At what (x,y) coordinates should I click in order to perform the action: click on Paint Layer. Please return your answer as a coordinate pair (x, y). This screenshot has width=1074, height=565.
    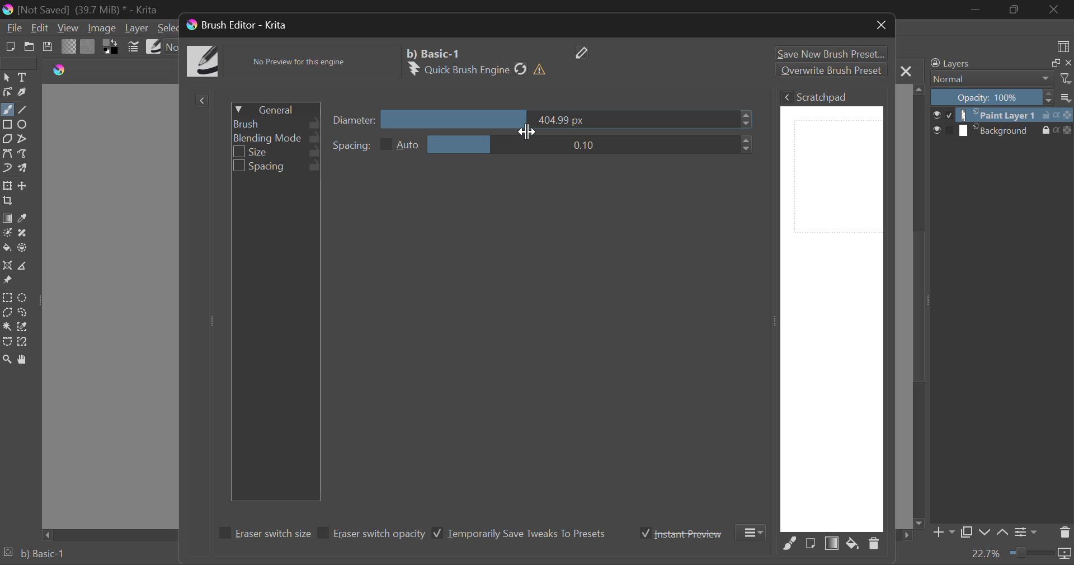
    Looking at the image, I should click on (1003, 115).